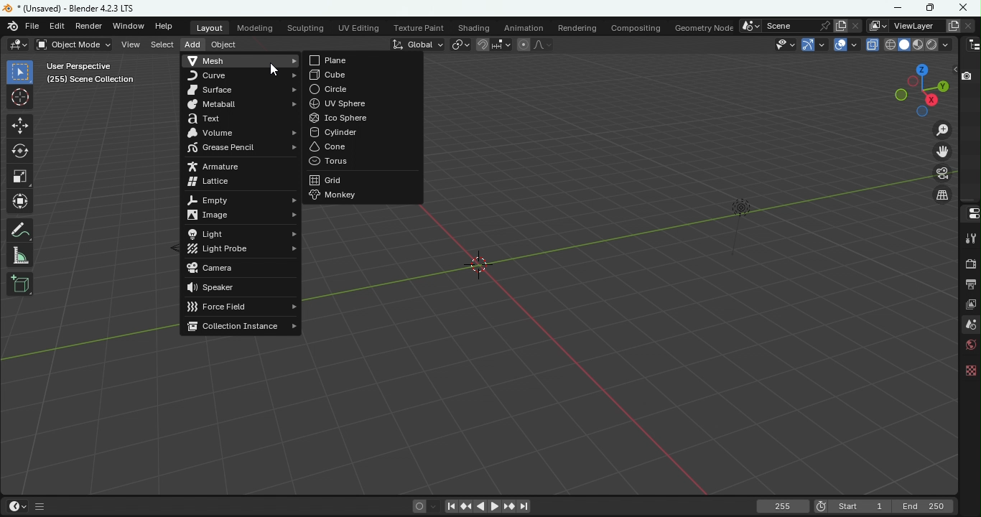 The image size is (981, 517). What do you see at coordinates (784, 45) in the screenshot?
I see `Selectability and visibility` at bounding box center [784, 45].